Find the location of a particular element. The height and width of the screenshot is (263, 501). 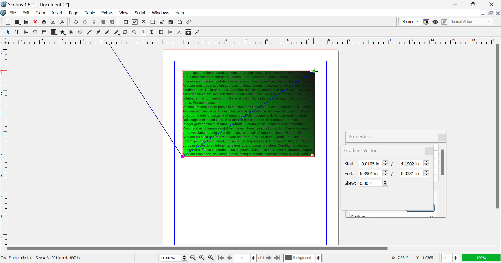

Scroll Bar is located at coordinates (498, 144).